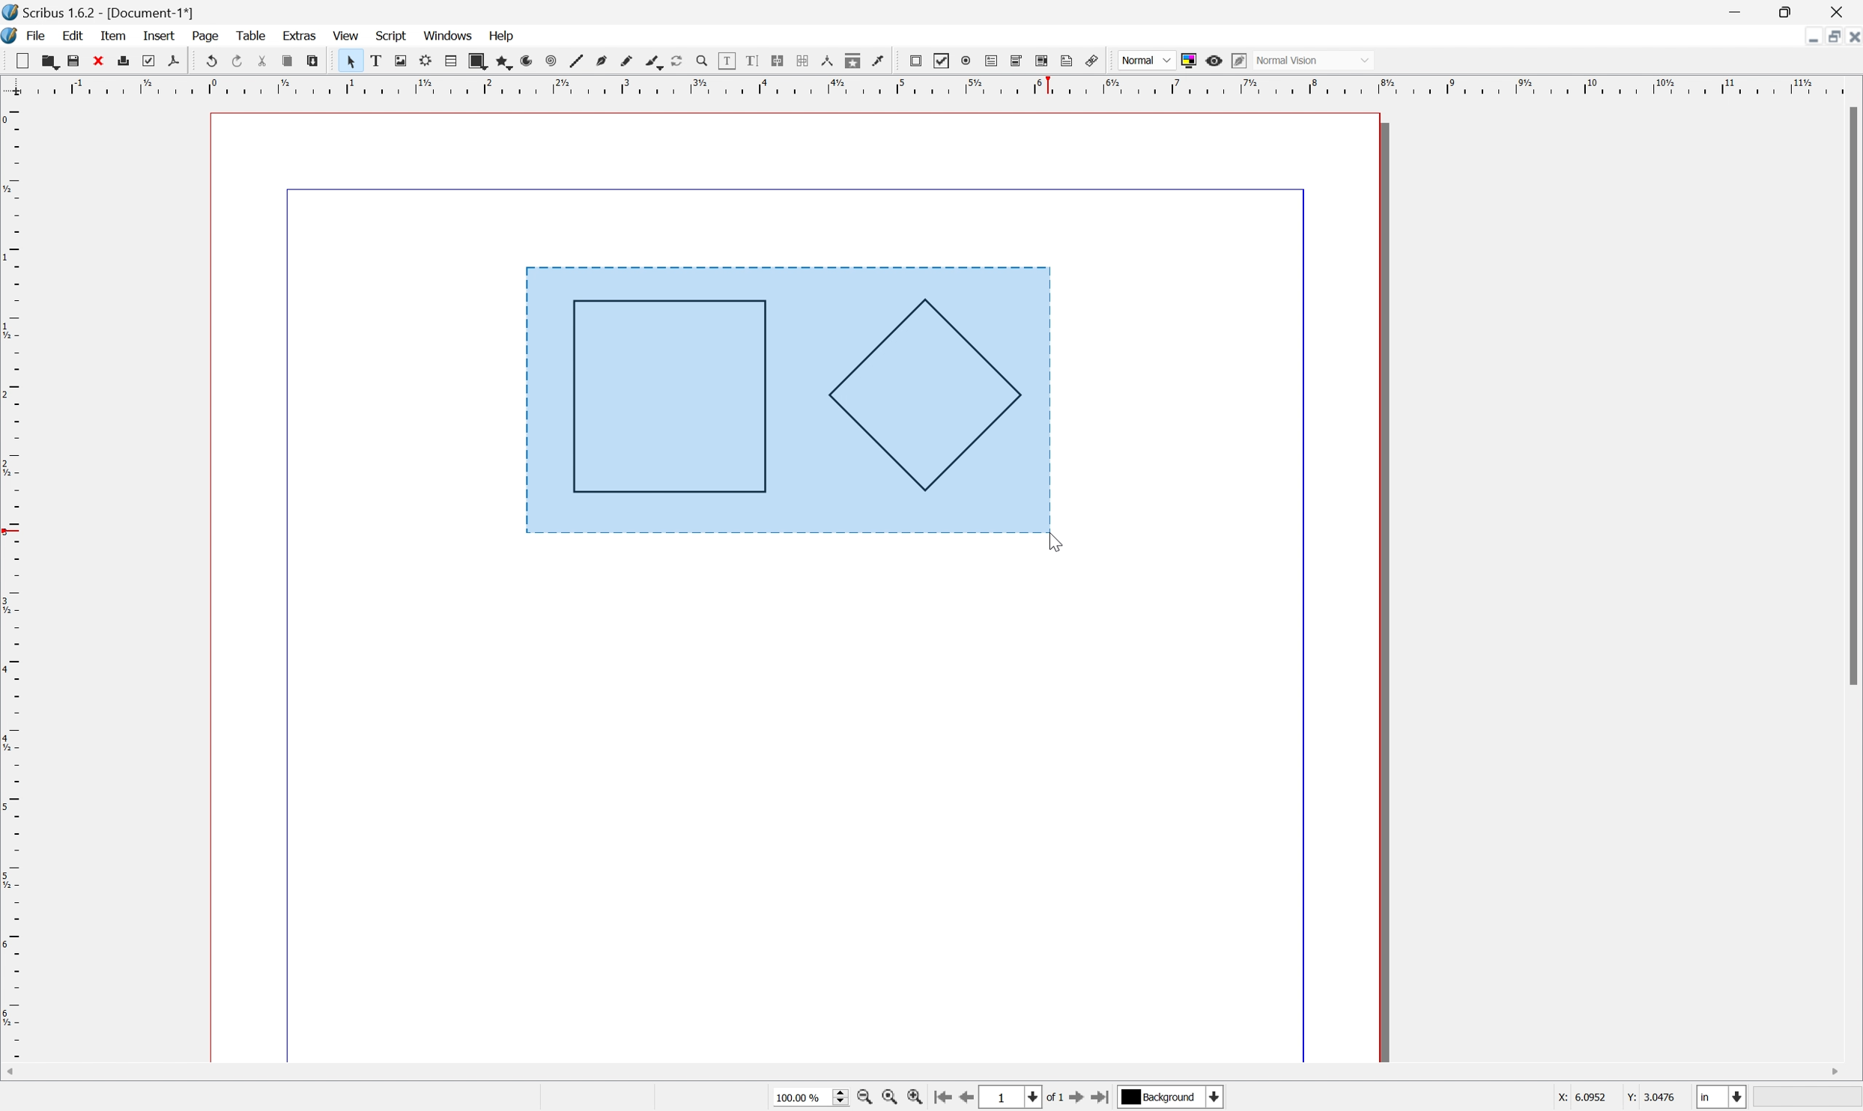 The image size is (1863, 1111). I want to click on cut, so click(260, 61).